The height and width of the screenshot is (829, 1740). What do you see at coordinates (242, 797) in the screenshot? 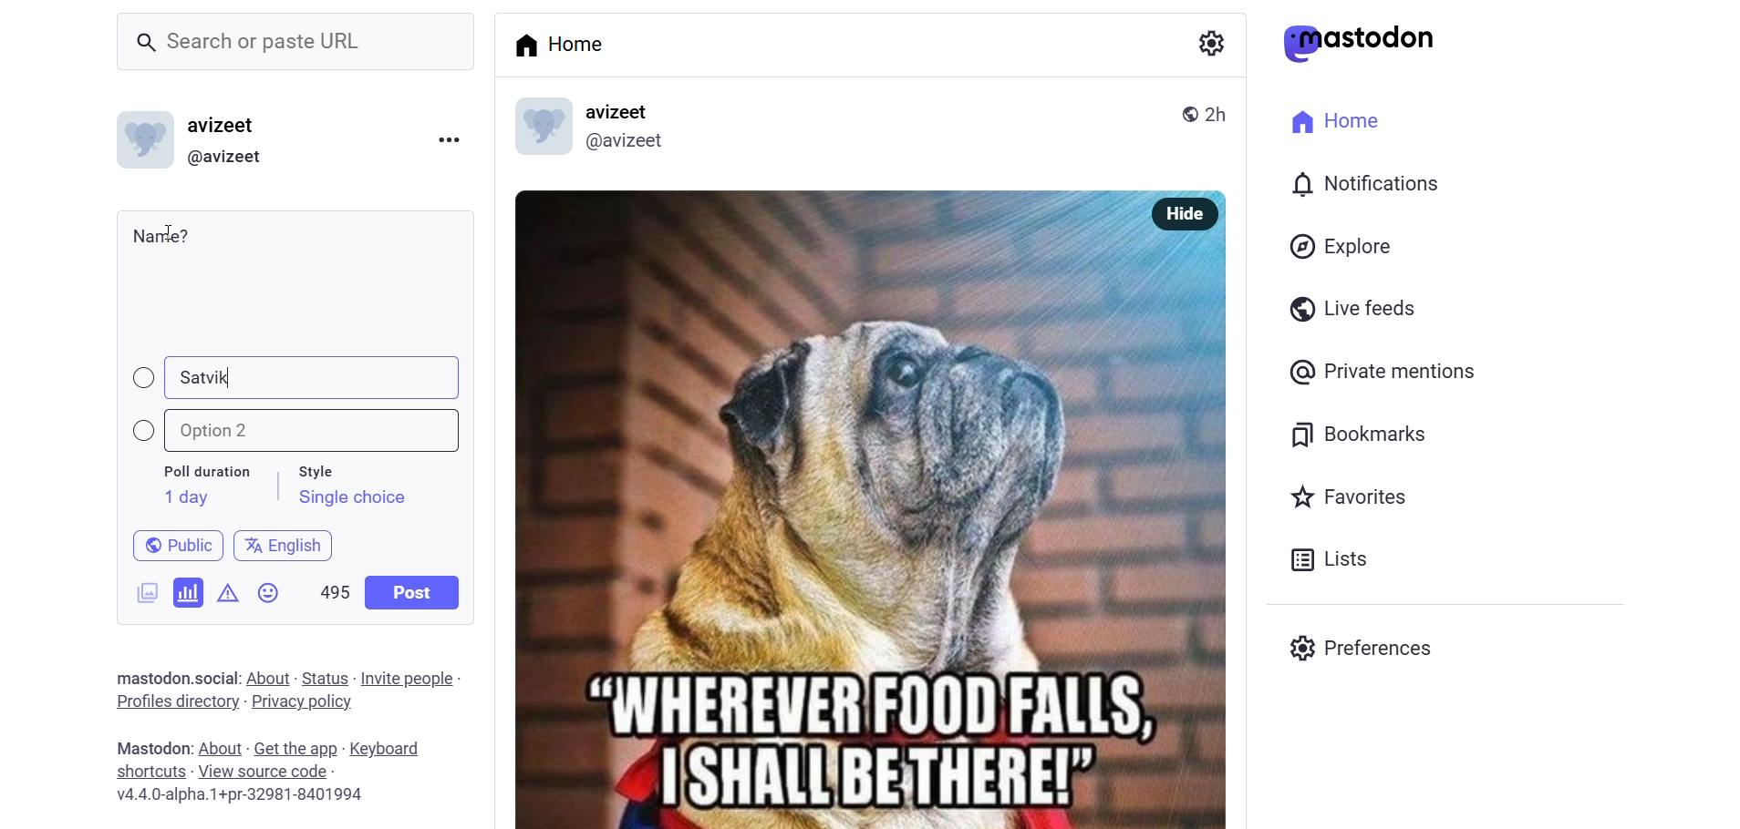
I see `version` at bounding box center [242, 797].